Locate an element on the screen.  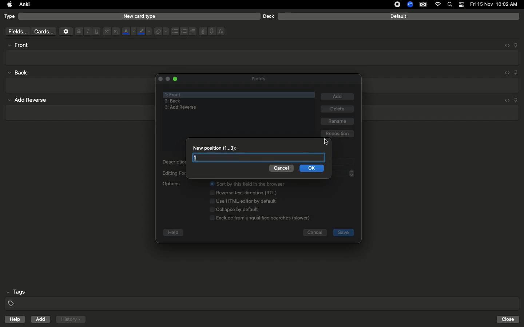
New card type is located at coordinates (139, 16).